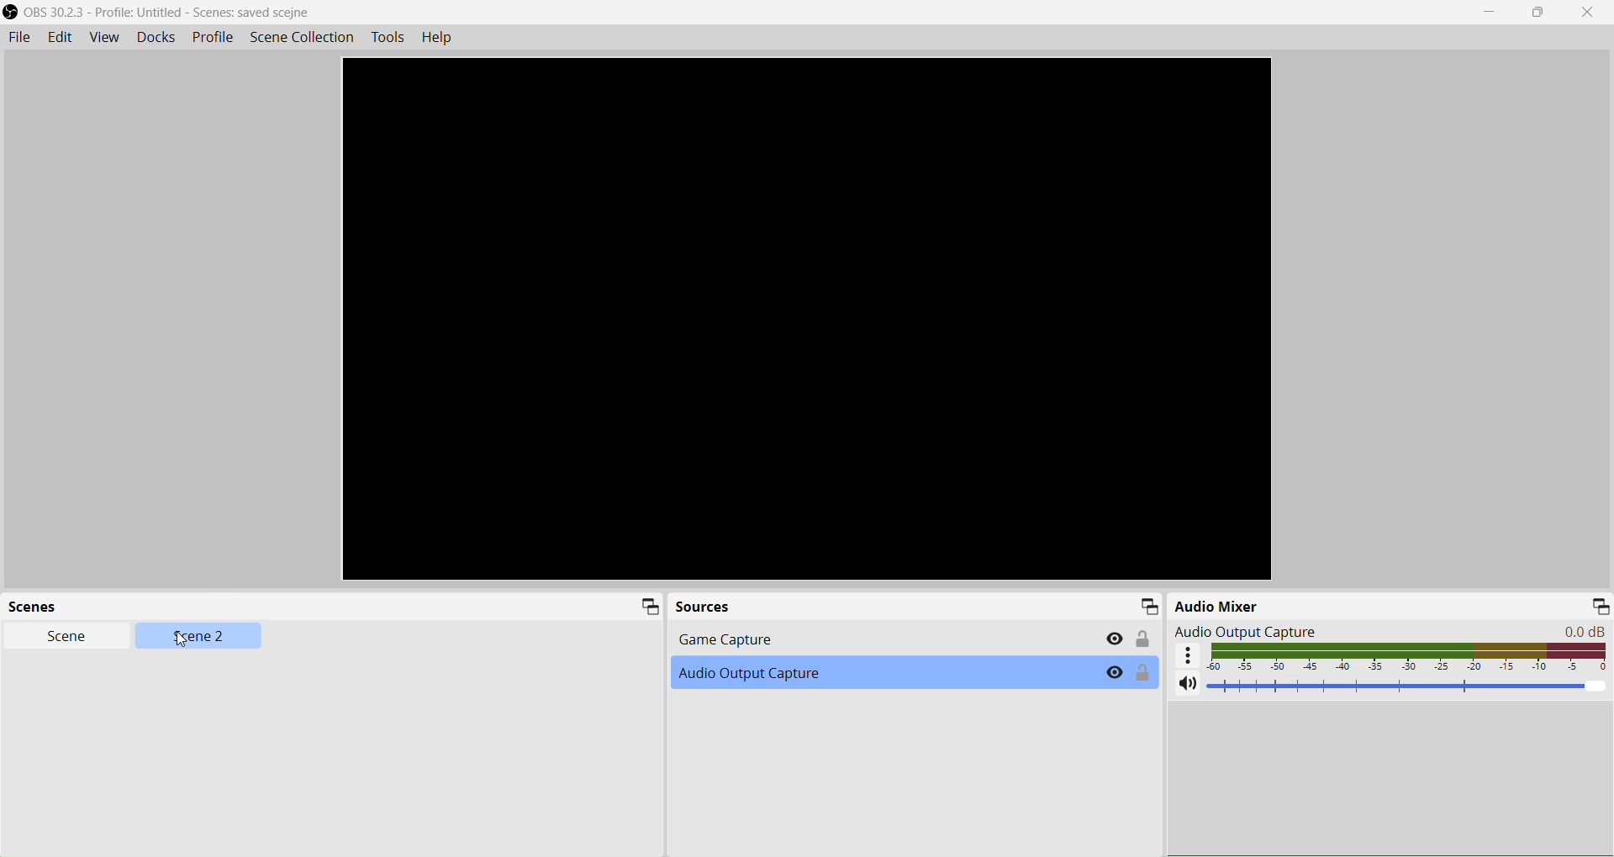 This screenshot has height=857, width=1614. Describe the element at coordinates (1489, 13) in the screenshot. I see `Minimize` at that location.